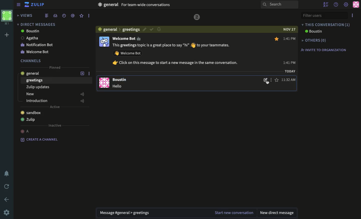  What do you see at coordinates (136, 5) in the screenshot?
I see `general For team-wide conversations` at bounding box center [136, 5].